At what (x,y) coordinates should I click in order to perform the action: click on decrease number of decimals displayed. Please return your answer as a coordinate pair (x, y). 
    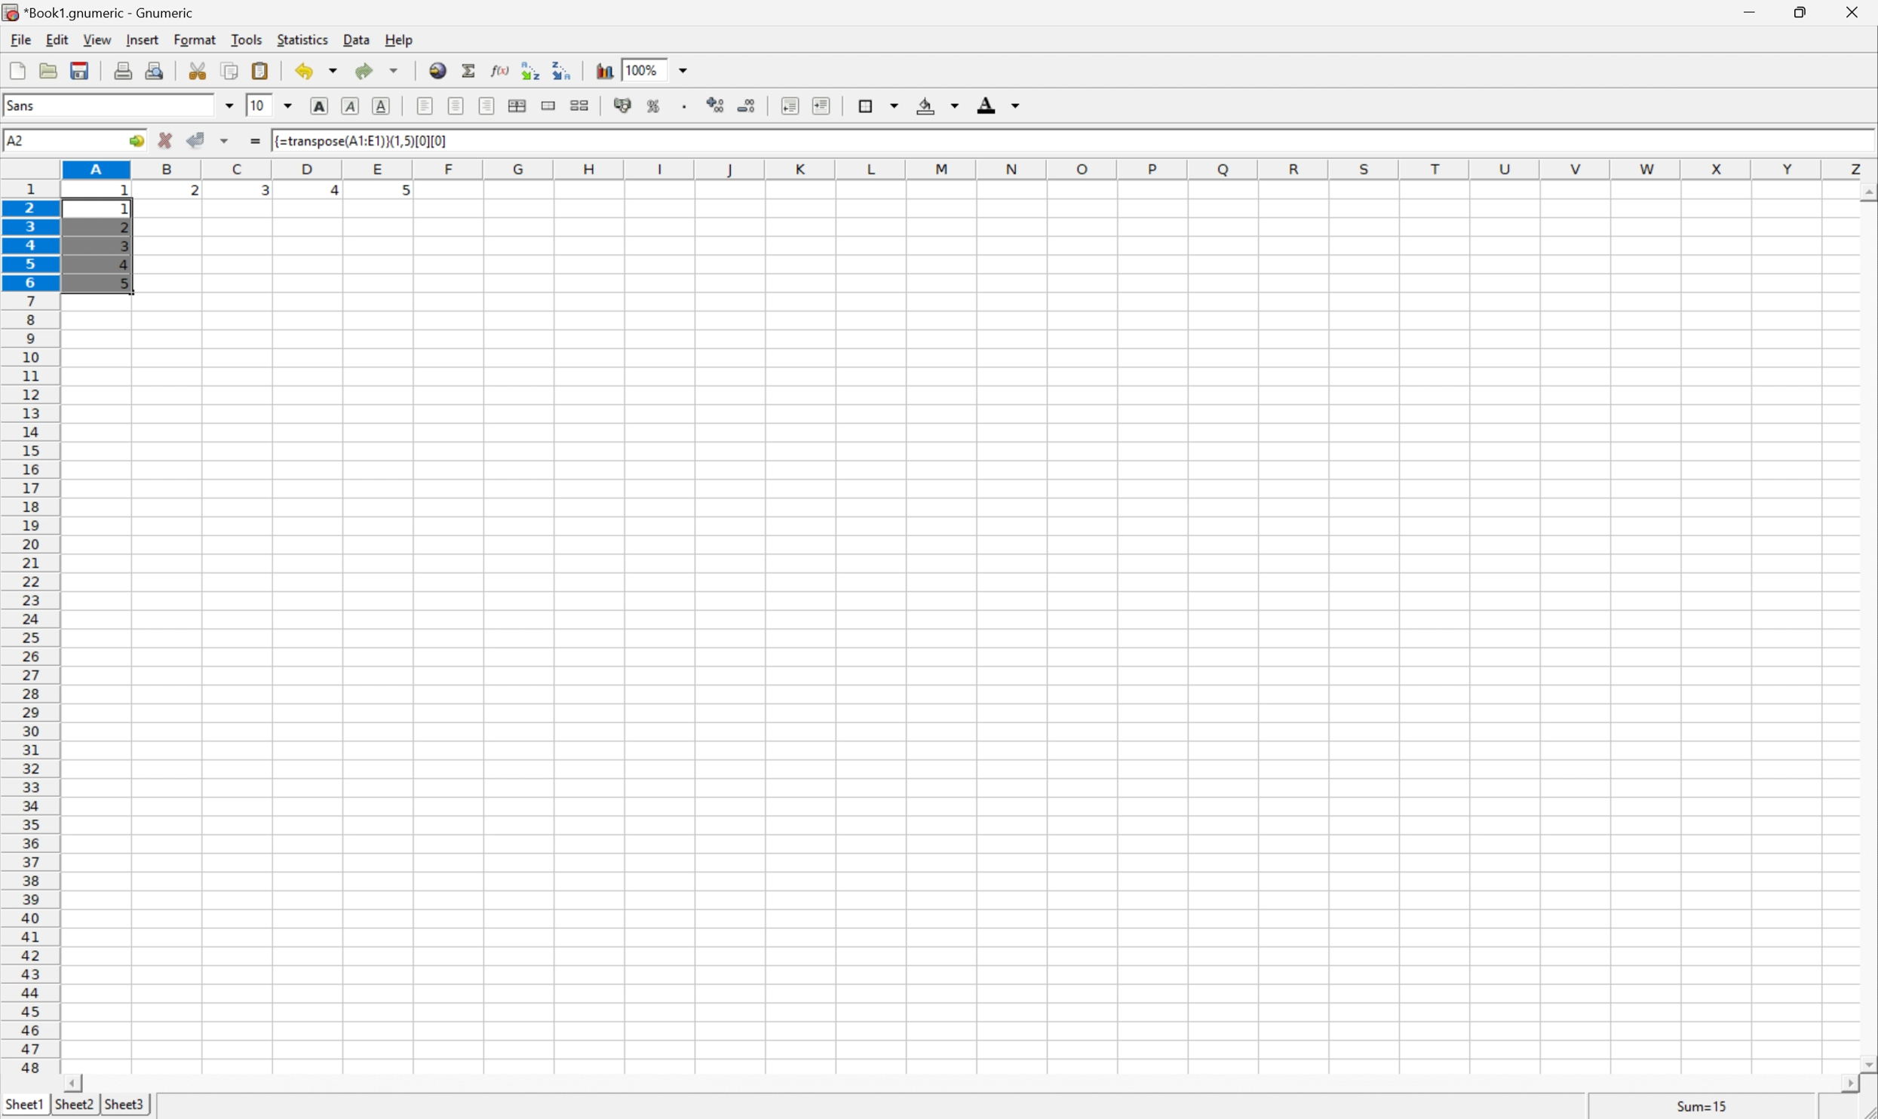
    Looking at the image, I should click on (744, 106).